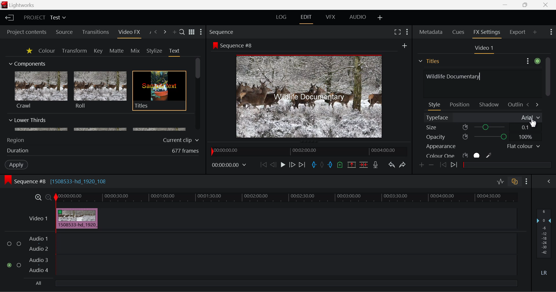 The height and width of the screenshot is (292, 556). Describe the element at coordinates (376, 166) in the screenshot. I see `Record Voiceover` at that location.